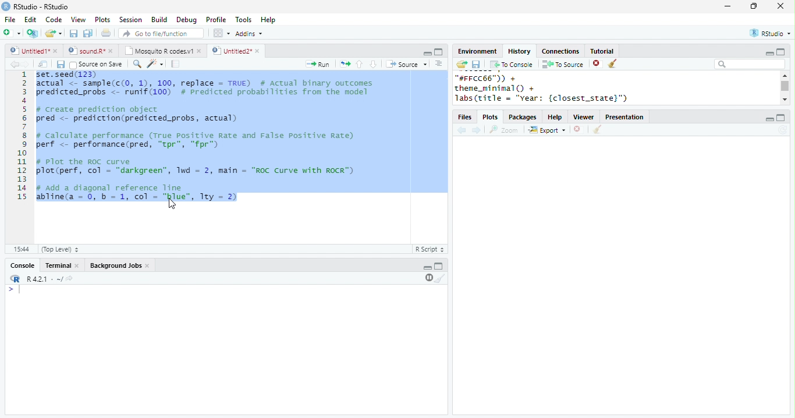 The width and height of the screenshot is (795, 418). What do you see at coordinates (441, 278) in the screenshot?
I see `clear` at bounding box center [441, 278].